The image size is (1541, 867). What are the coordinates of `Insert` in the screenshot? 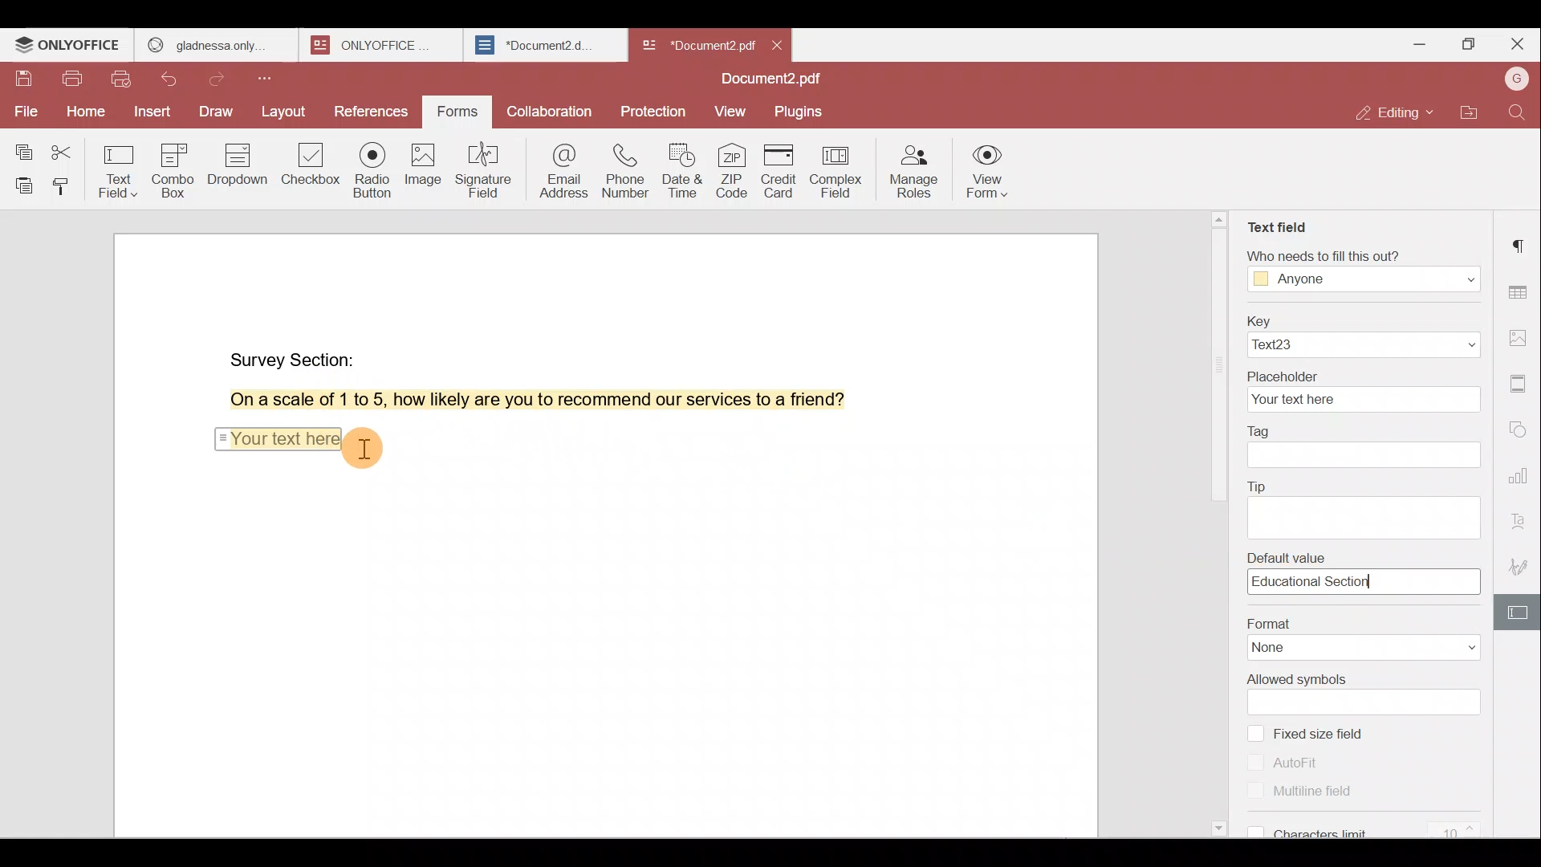 It's located at (152, 113).